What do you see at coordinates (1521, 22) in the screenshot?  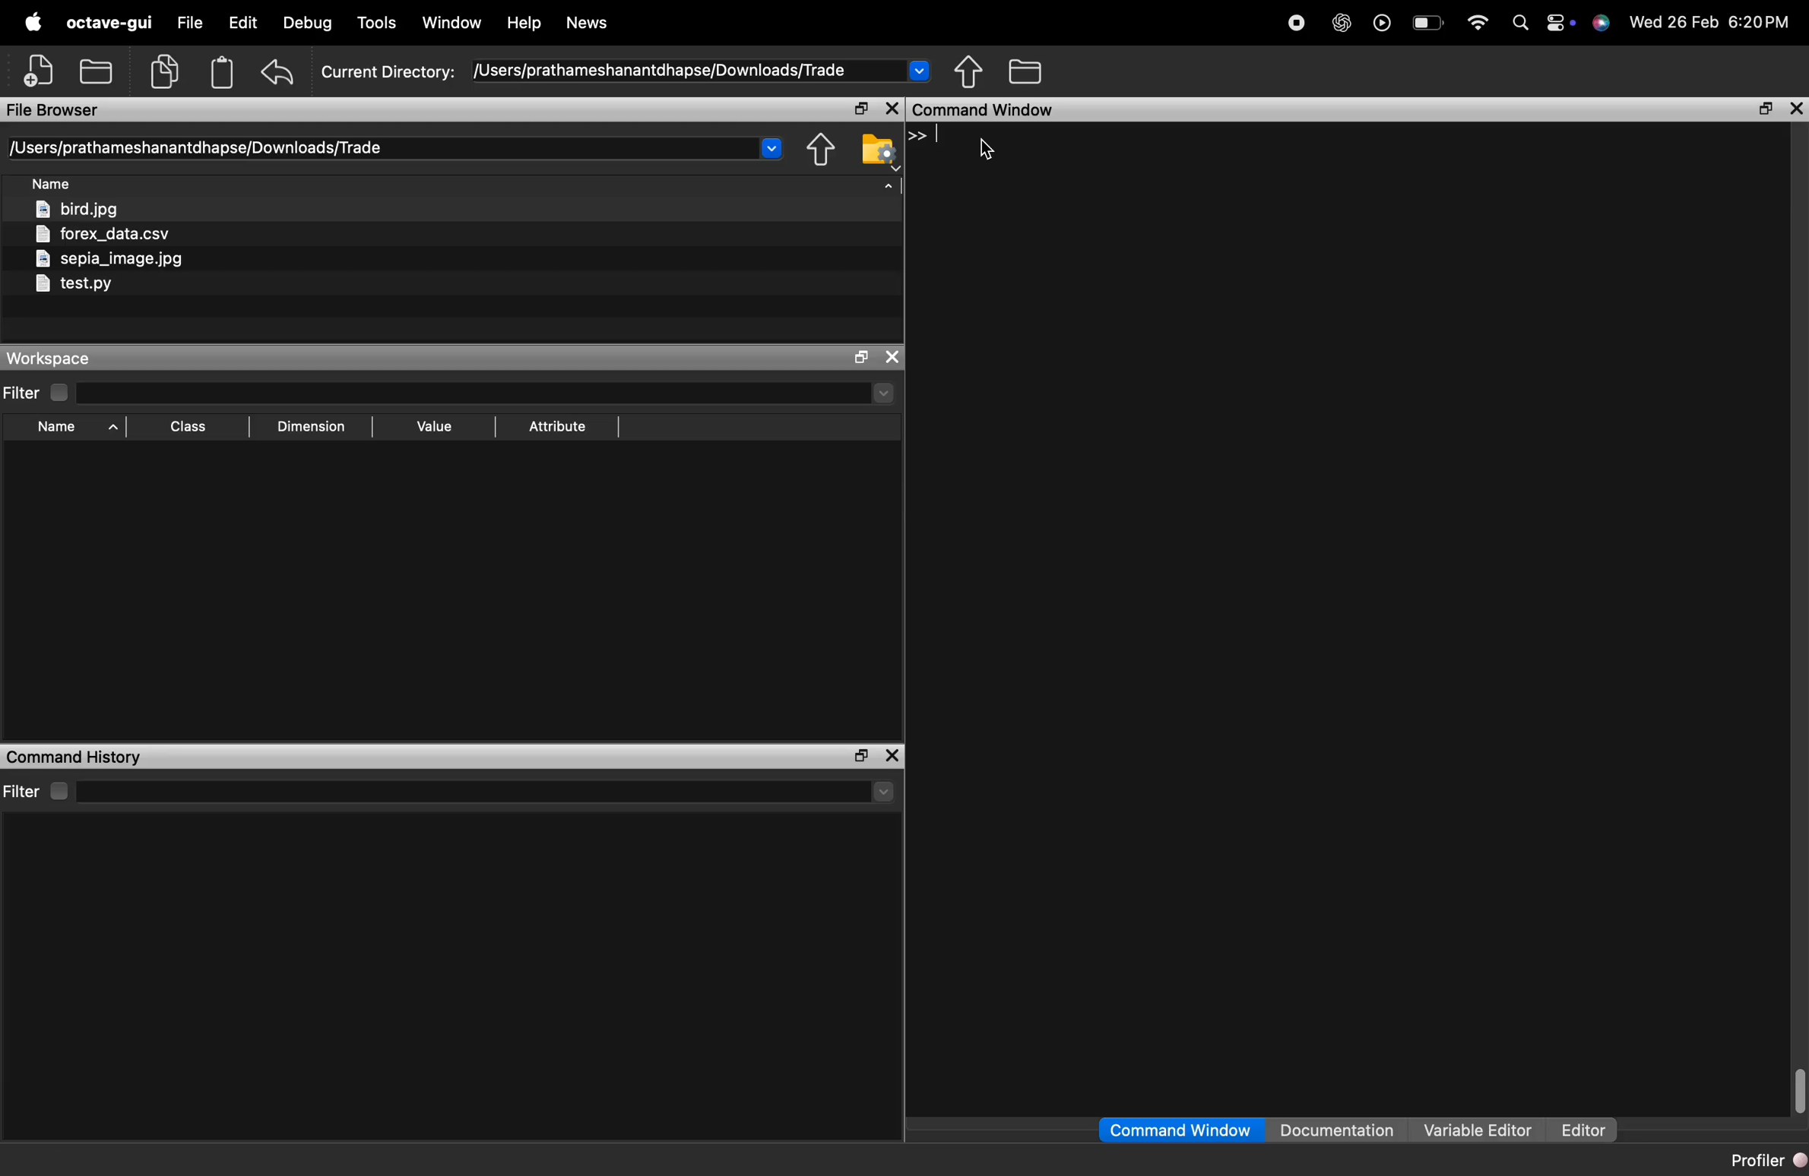 I see `find` at bounding box center [1521, 22].